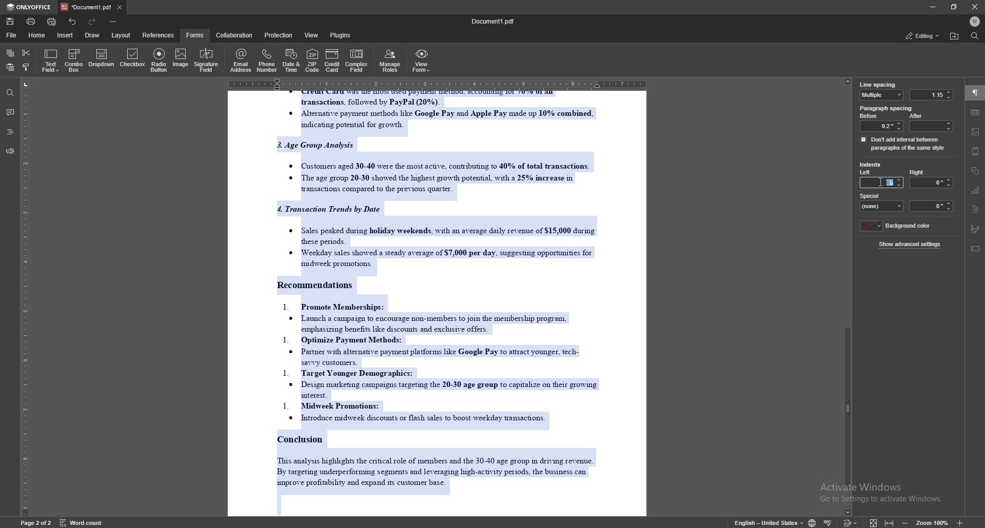  Describe the element at coordinates (871, 165) in the screenshot. I see `indents` at that location.